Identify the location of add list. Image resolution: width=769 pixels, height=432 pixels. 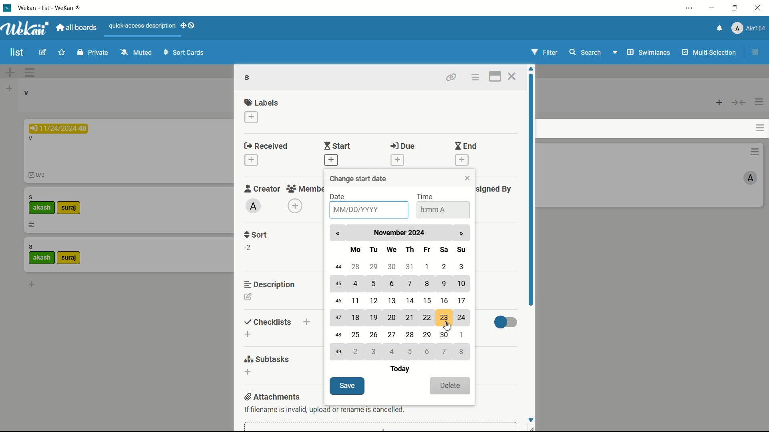
(9, 89).